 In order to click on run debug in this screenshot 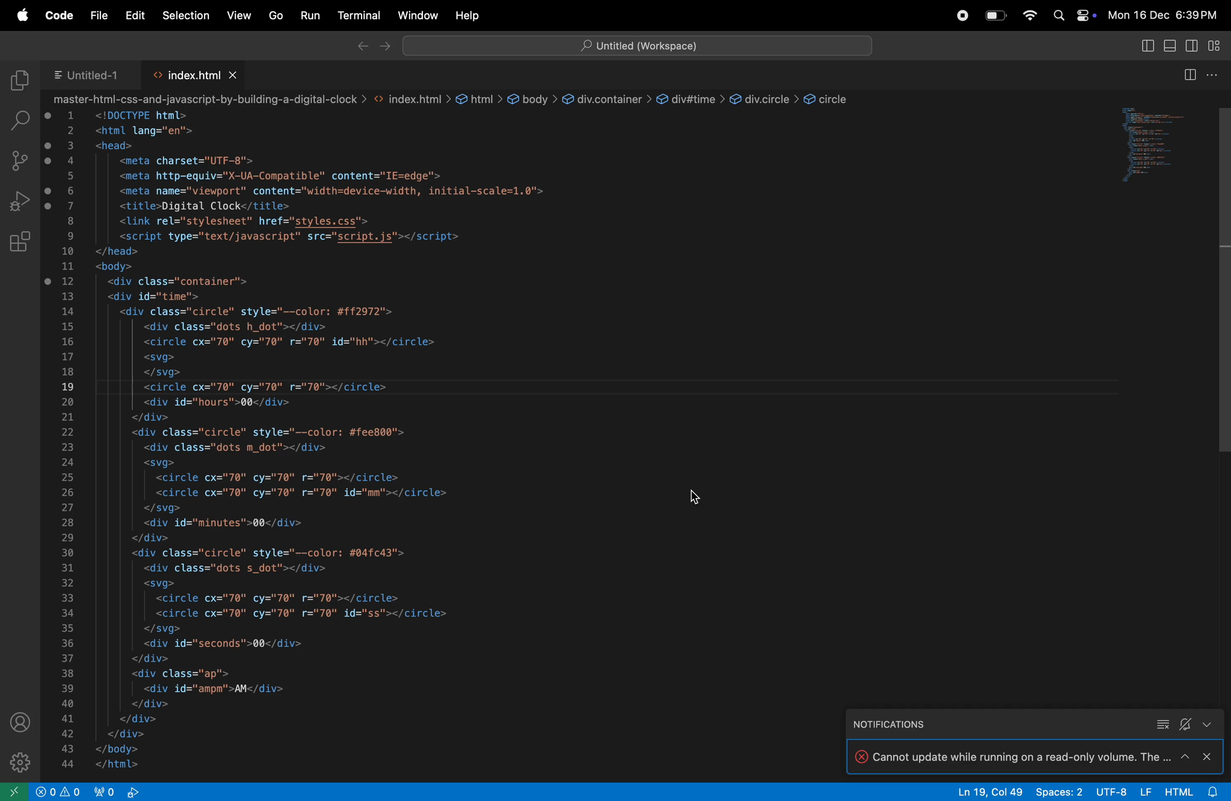, I will do `click(20, 203)`.